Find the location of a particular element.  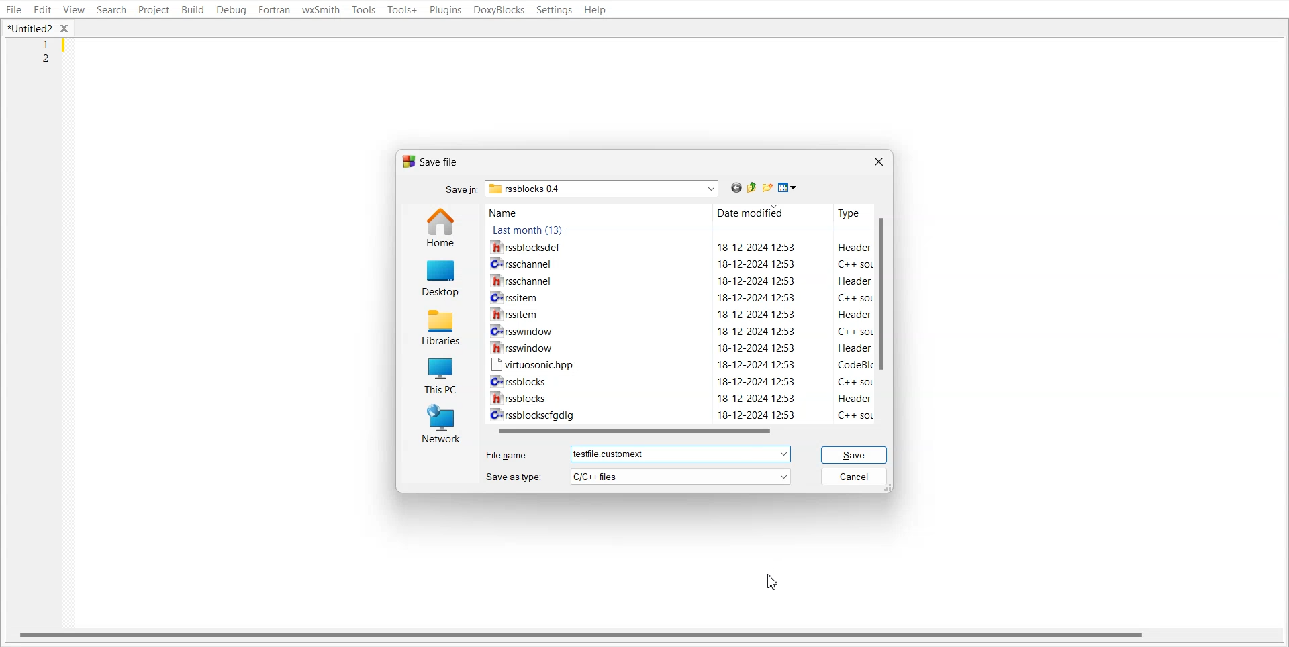

Debug is located at coordinates (232, 9).